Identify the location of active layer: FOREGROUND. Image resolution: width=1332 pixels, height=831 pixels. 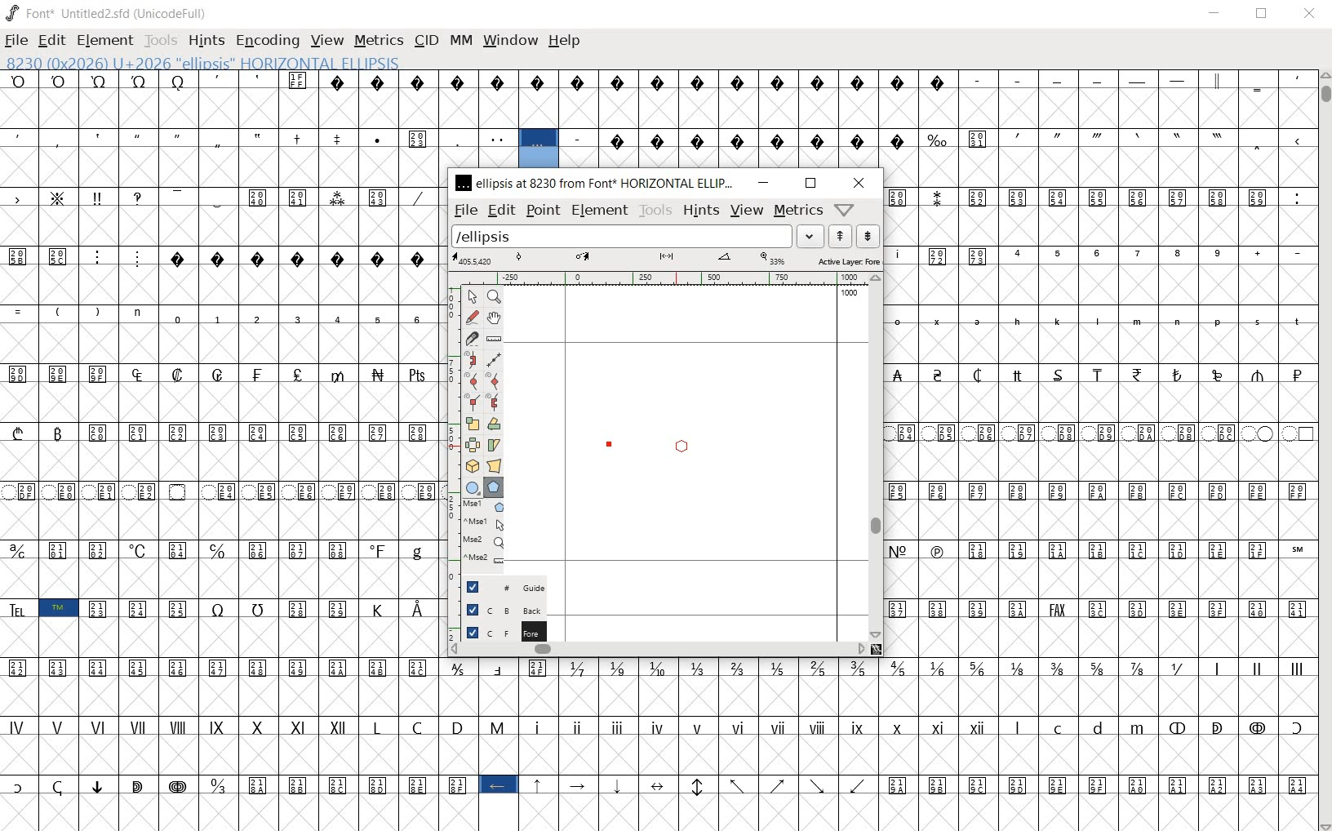
(668, 260).